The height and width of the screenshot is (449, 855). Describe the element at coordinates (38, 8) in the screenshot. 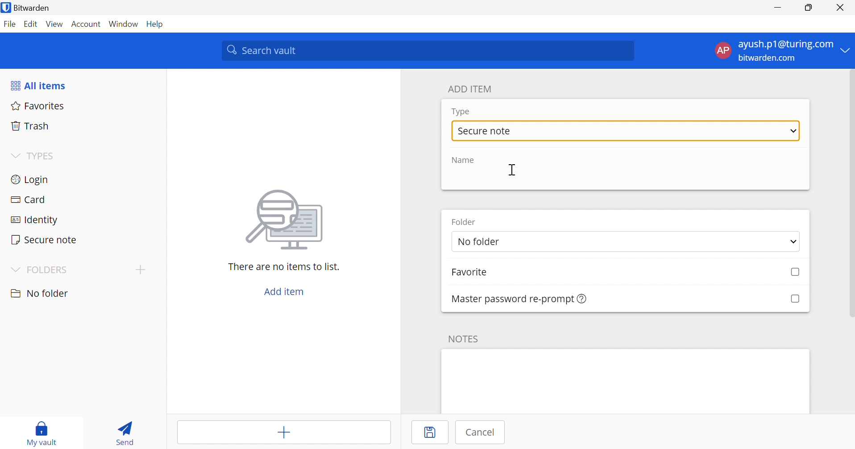

I see `Bitwarden` at that location.